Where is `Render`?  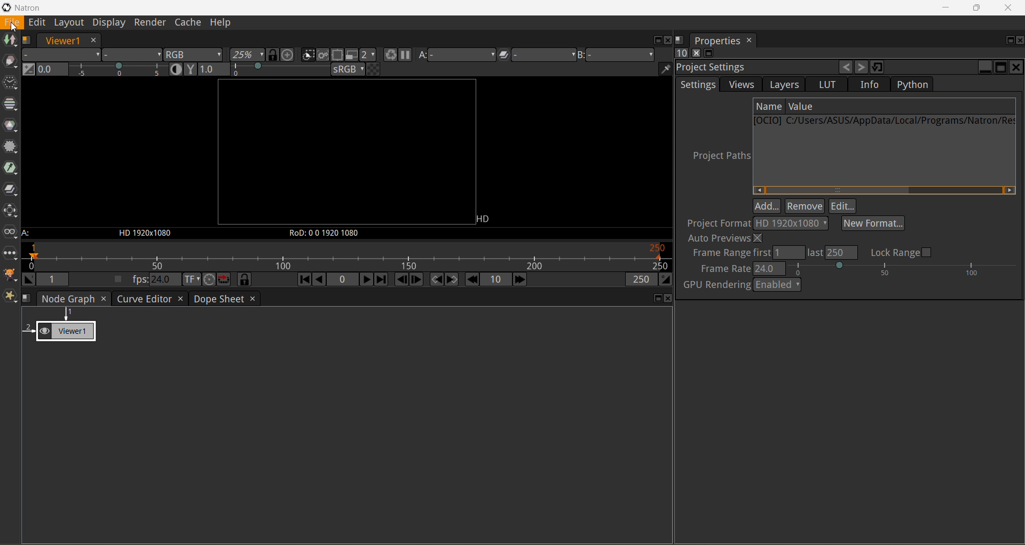
Render is located at coordinates (151, 23).